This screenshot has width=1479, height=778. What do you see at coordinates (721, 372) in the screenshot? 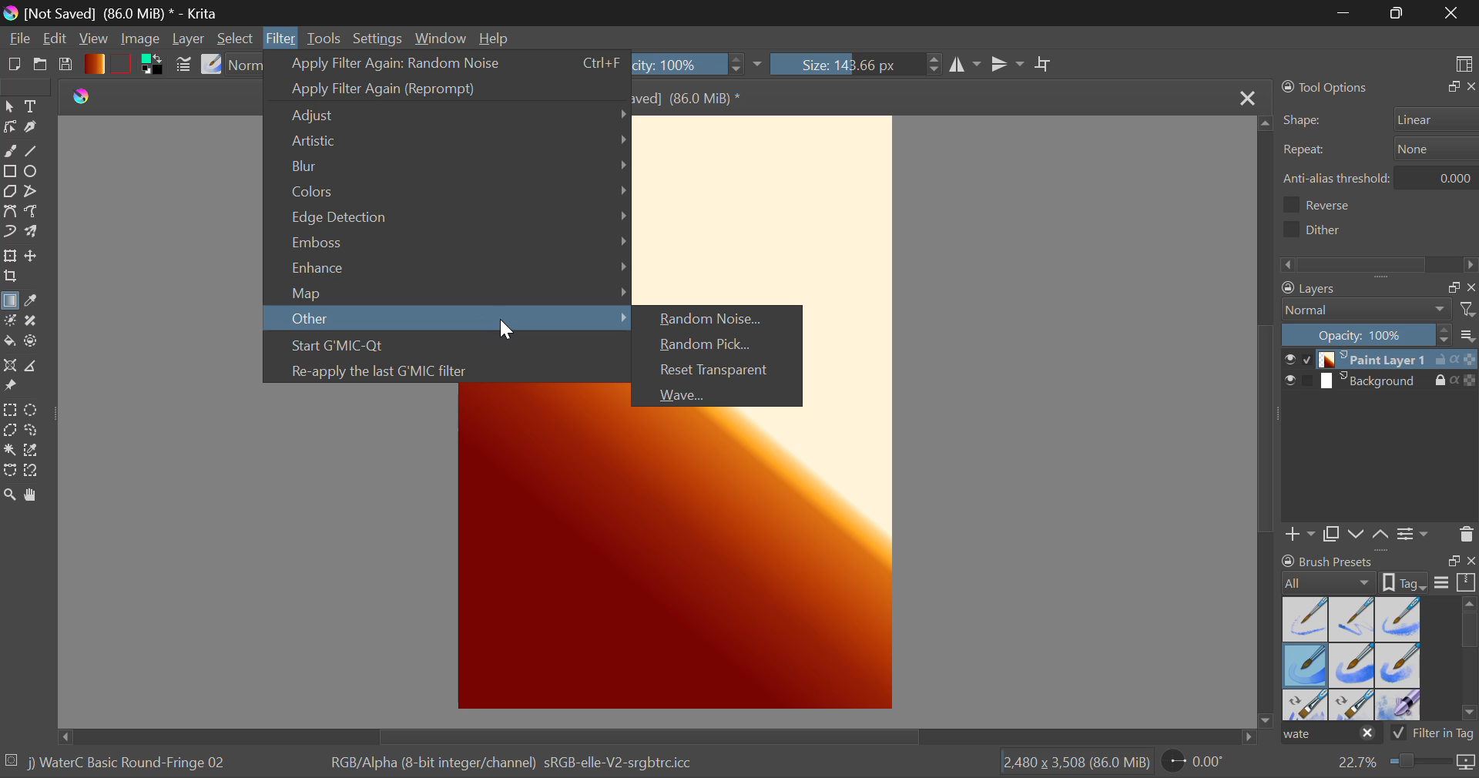
I see `Reset Transparent` at bounding box center [721, 372].